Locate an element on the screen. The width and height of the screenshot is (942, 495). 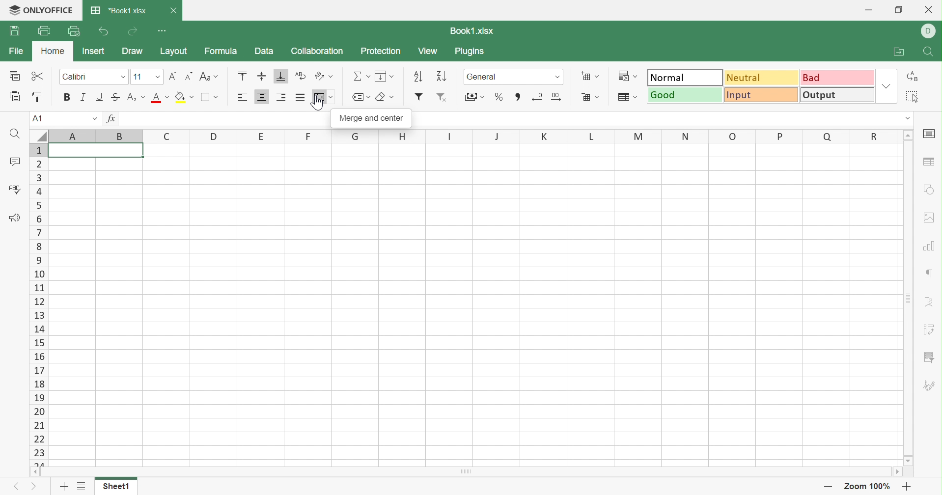
Superscript / Subscript is located at coordinates (135, 98).